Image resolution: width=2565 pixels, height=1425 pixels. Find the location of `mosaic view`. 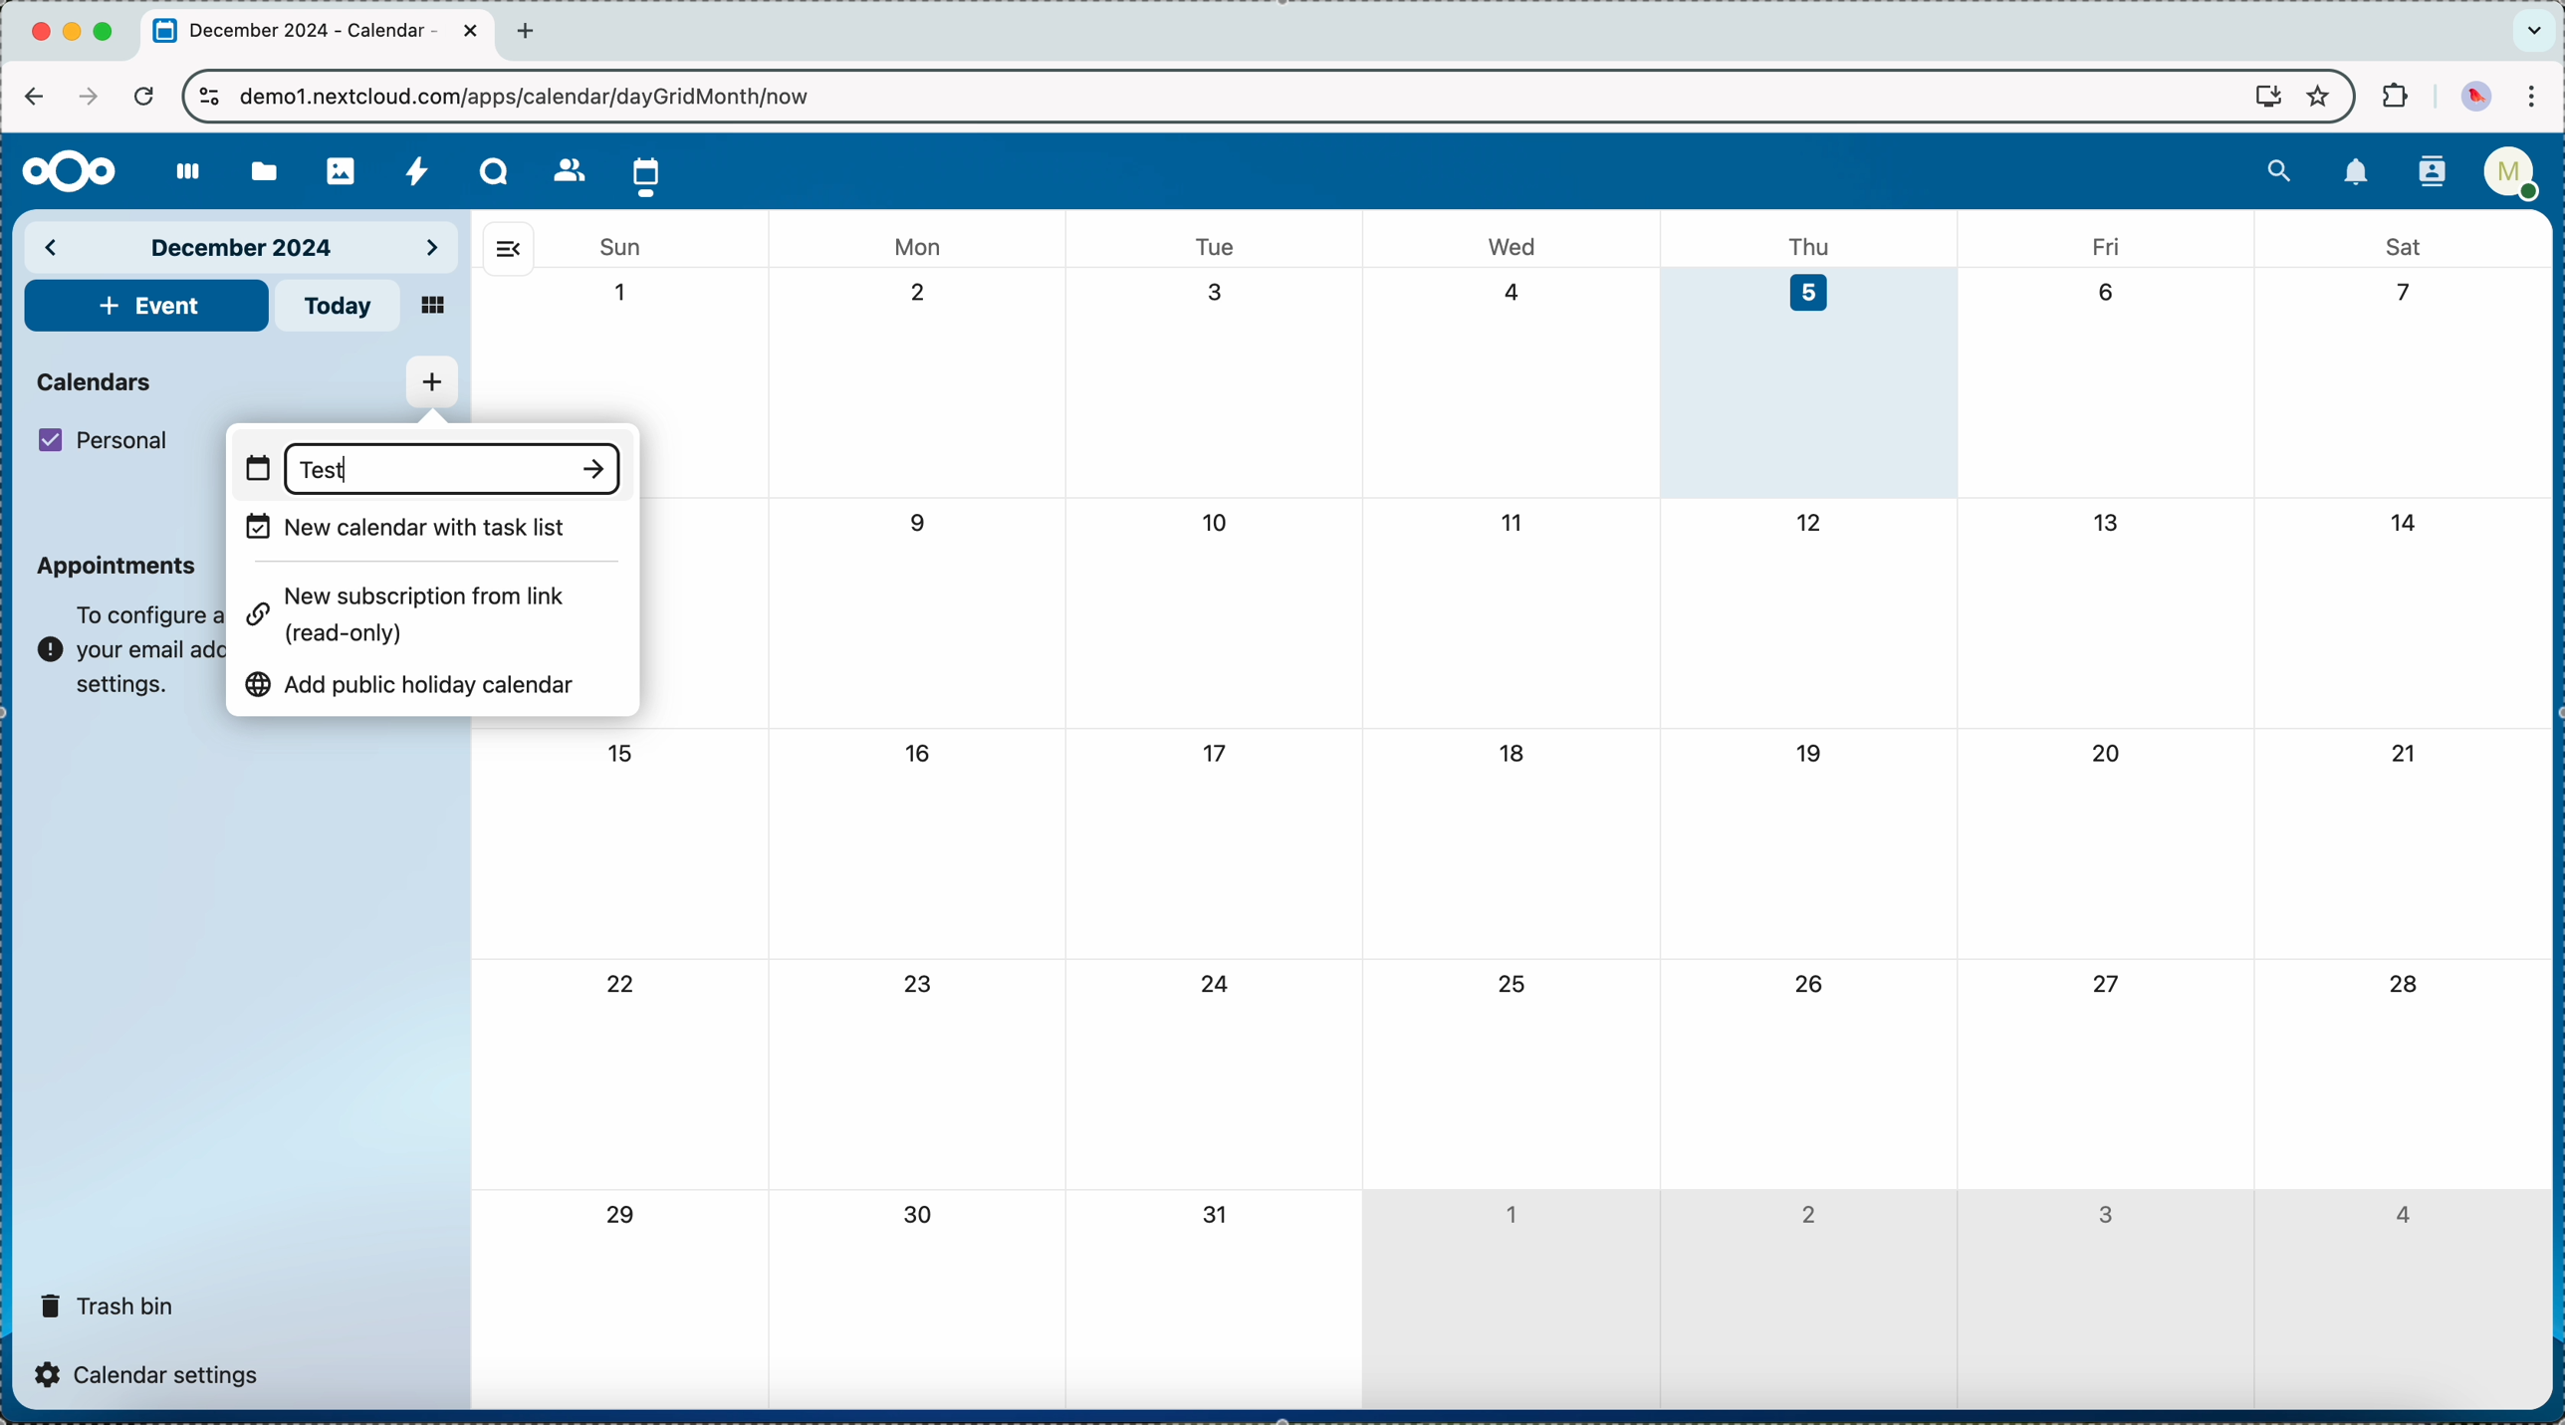

mosaic view is located at coordinates (434, 308).